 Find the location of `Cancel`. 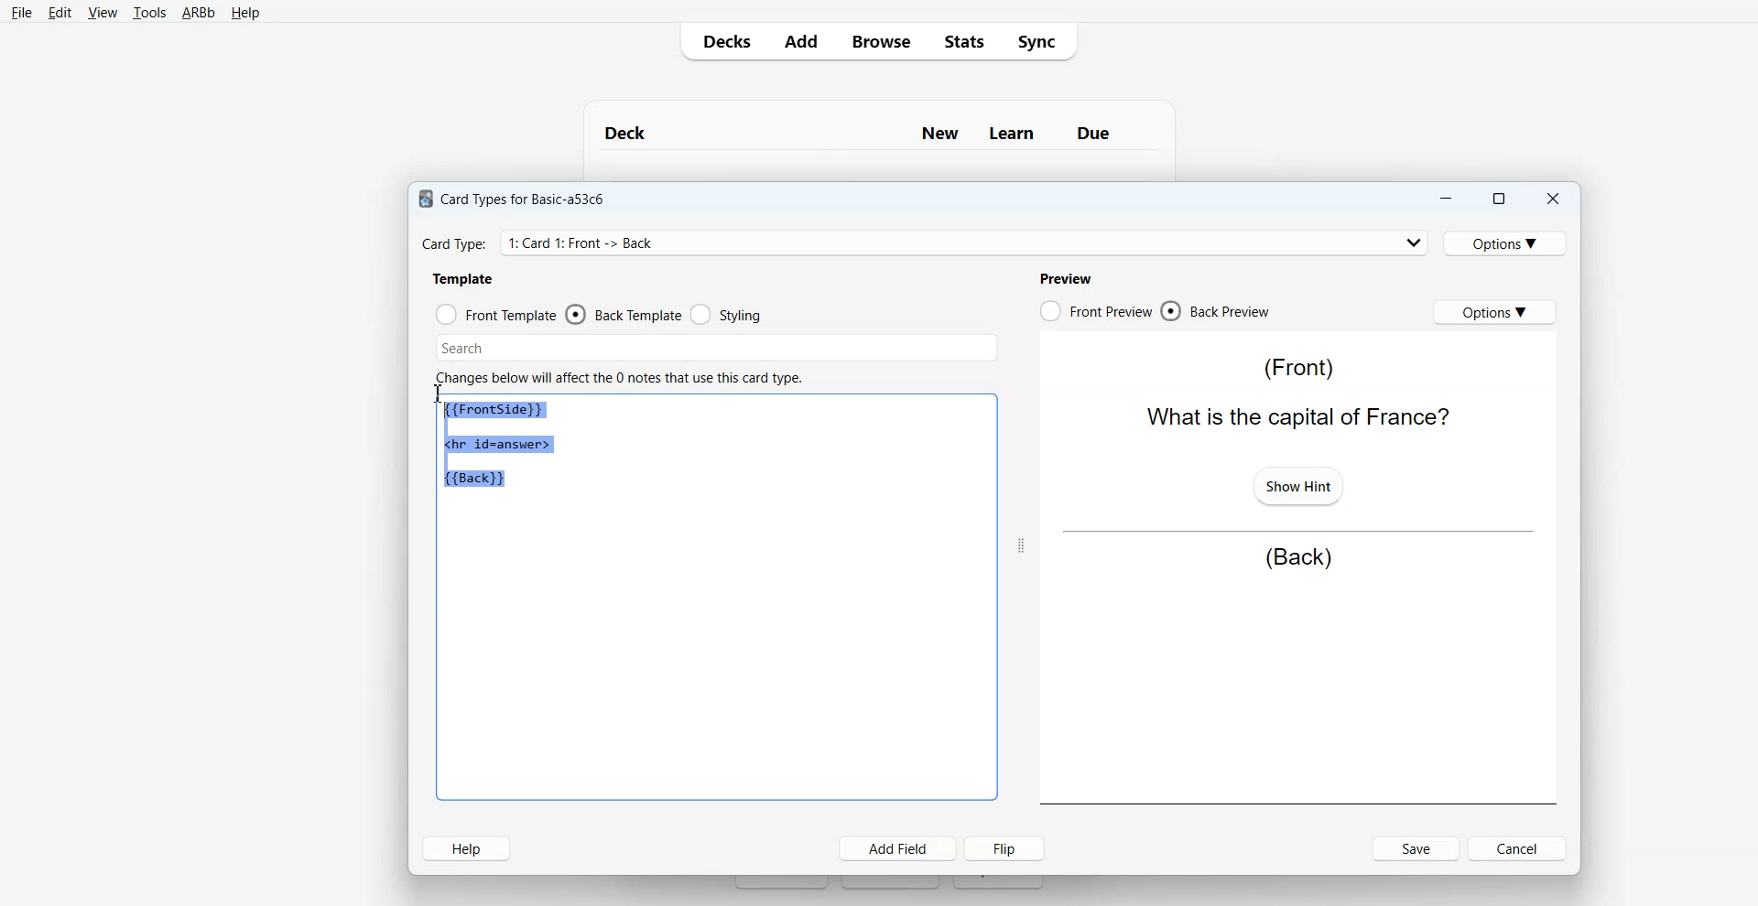

Cancel is located at coordinates (1520, 847).